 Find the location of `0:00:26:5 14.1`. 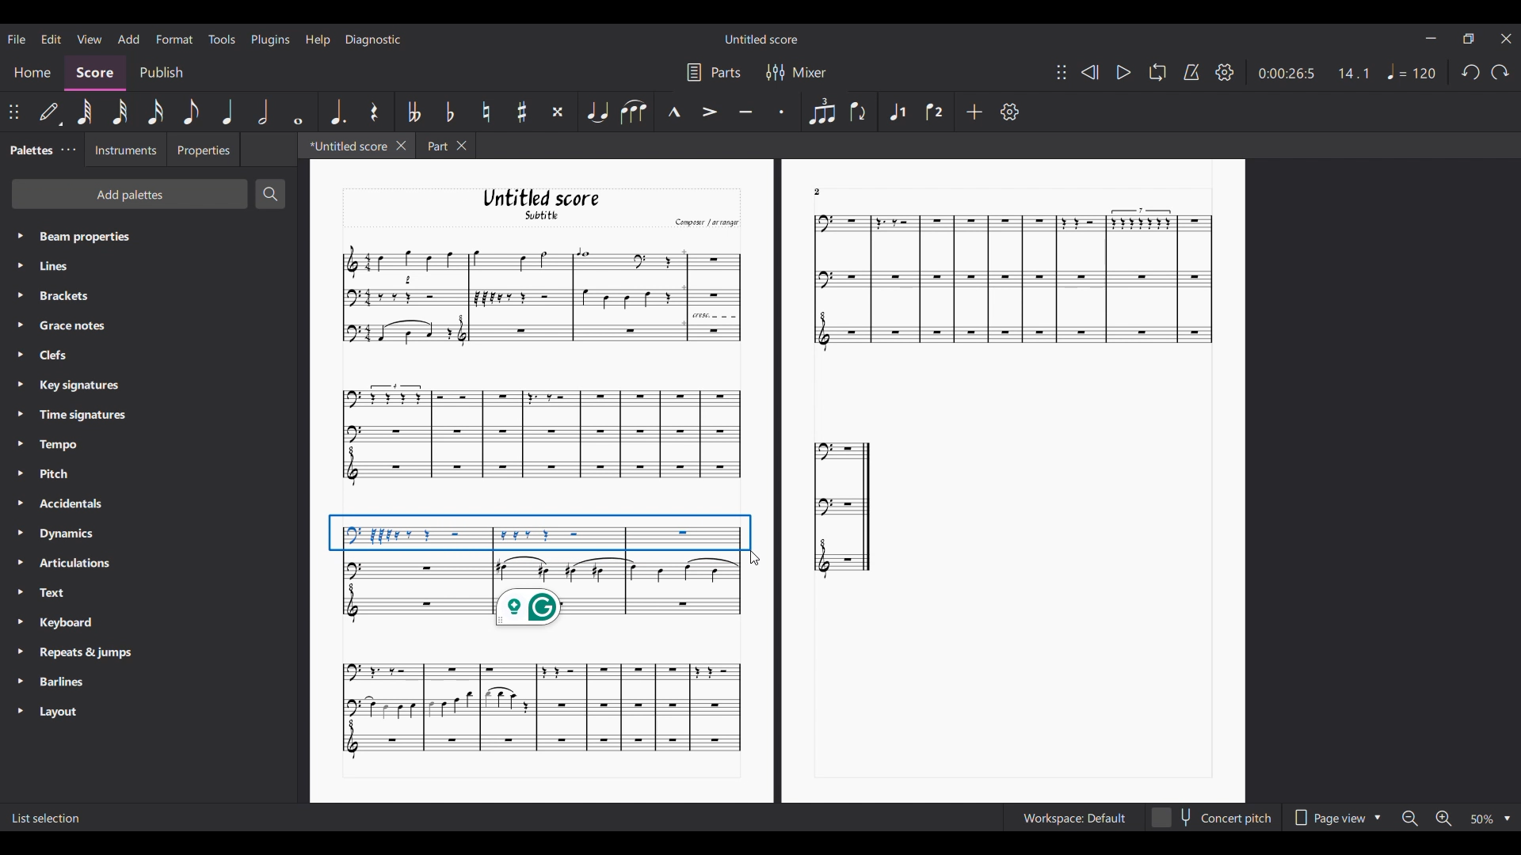

0:00:26:5 14.1 is located at coordinates (1319, 72).